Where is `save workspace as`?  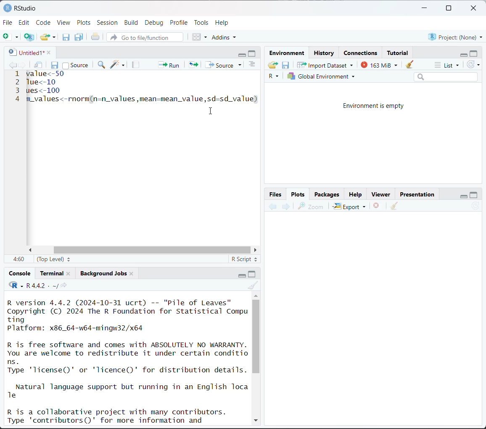 save workspace as is located at coordinates (286, 65).